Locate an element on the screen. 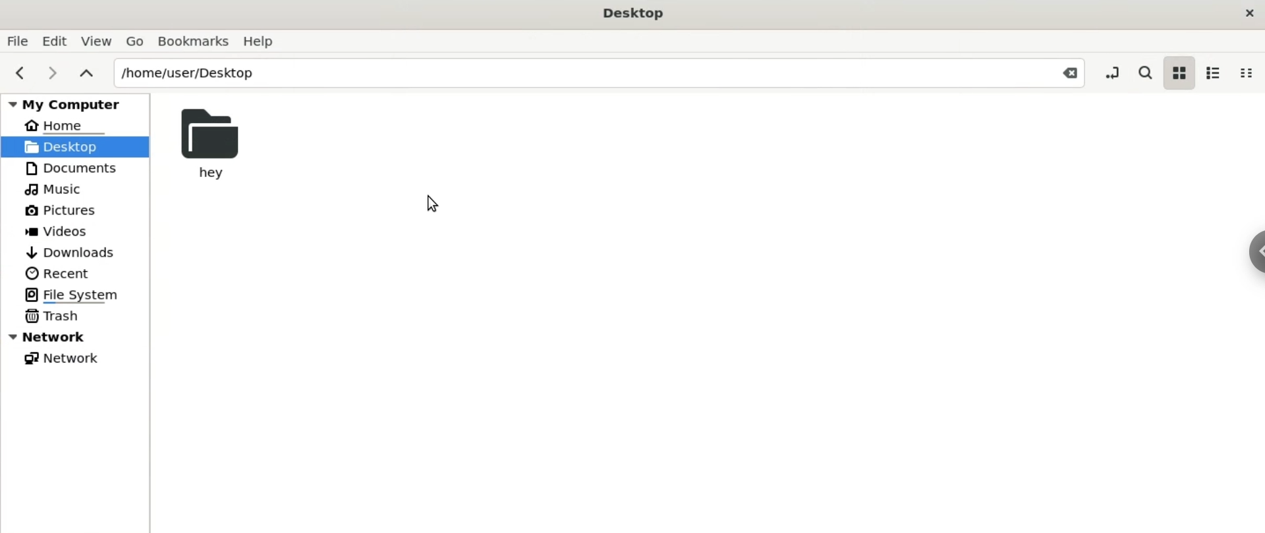 This screenshot has width=1265, height=533. next is located at coordinates (54, 76).